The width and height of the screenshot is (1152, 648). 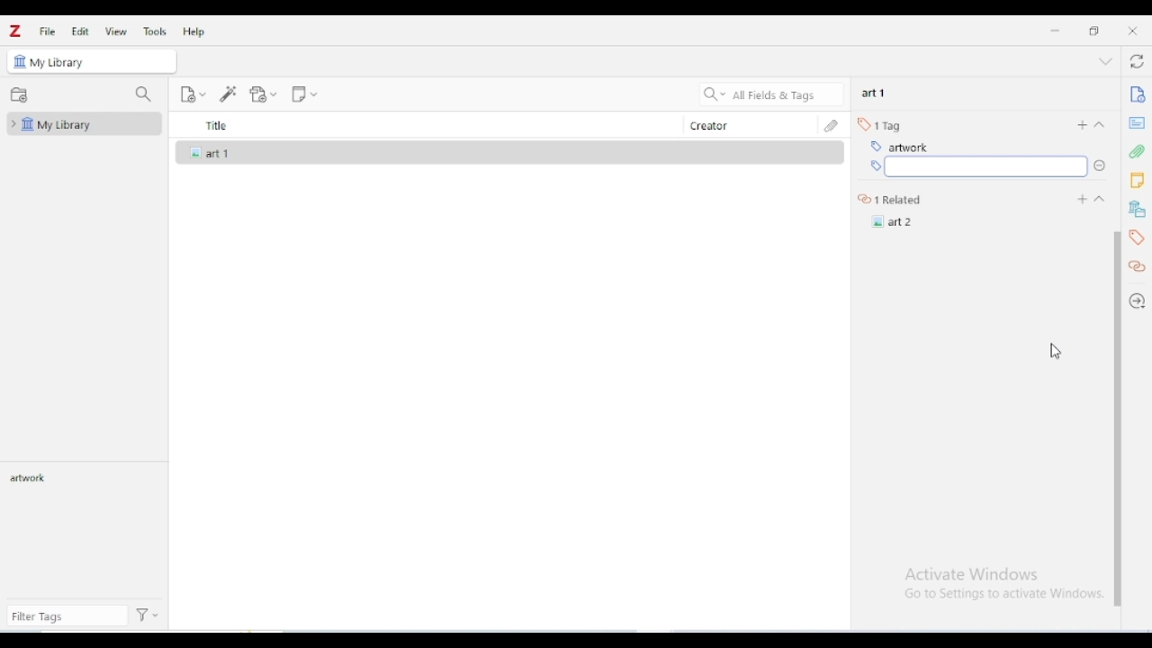 What do you see at coordinates (994, 582) in the screenshot?
I see `Windows activation prompt` at bounding box center [994, 582].